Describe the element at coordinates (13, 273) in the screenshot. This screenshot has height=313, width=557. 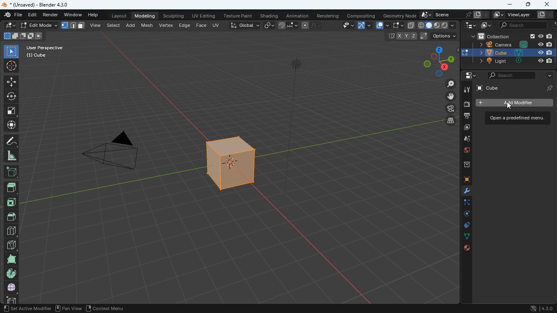
I see `pie` at that location.